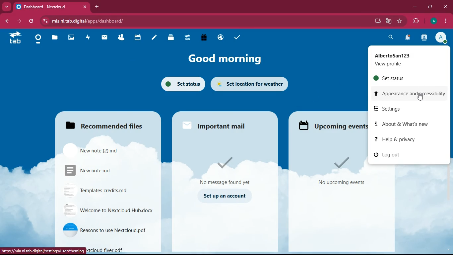 This screenshot has height=255, width=453. I want to click on activity, so click(90, 38).